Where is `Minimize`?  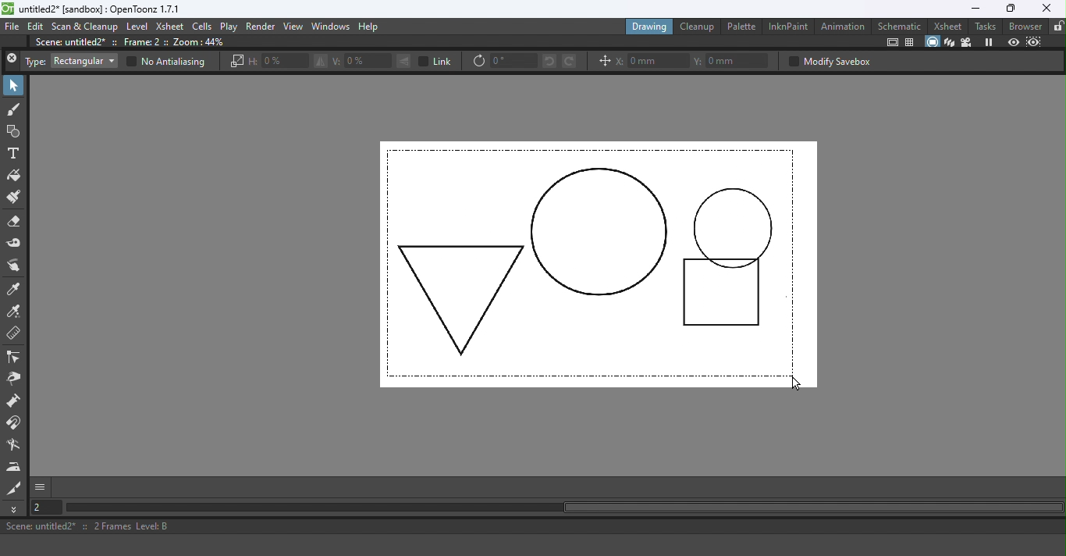
Minimize is located at coordinates (970, 9).